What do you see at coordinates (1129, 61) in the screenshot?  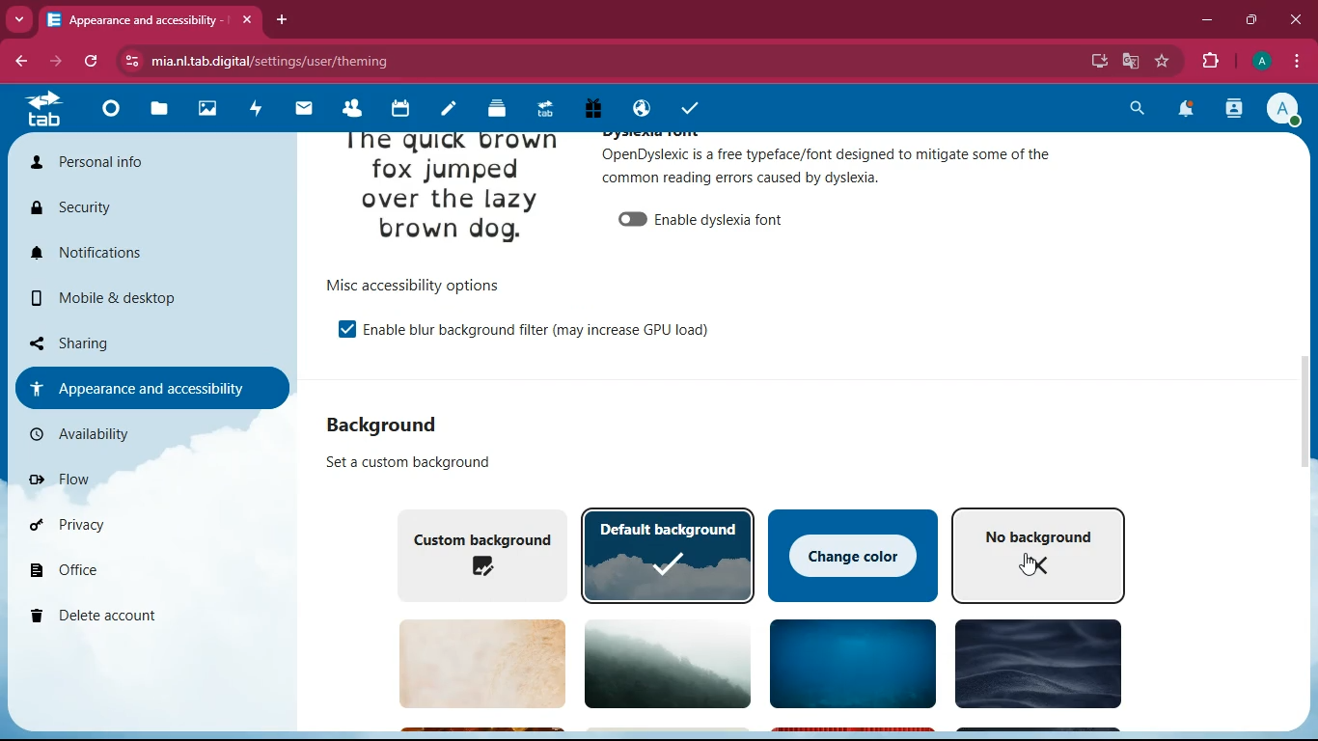 I see `google translate` at bounding box center [1129, 61].